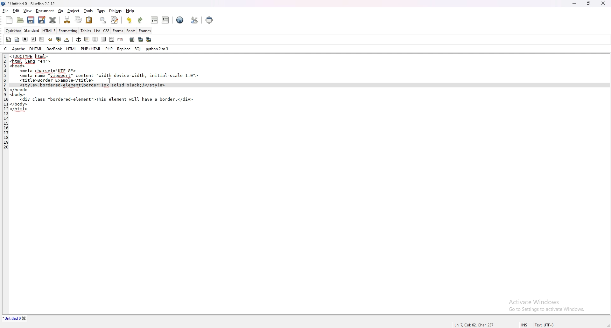  Describe the element at coordinates (50, 39) in the screenshot. I see `break` at that location.